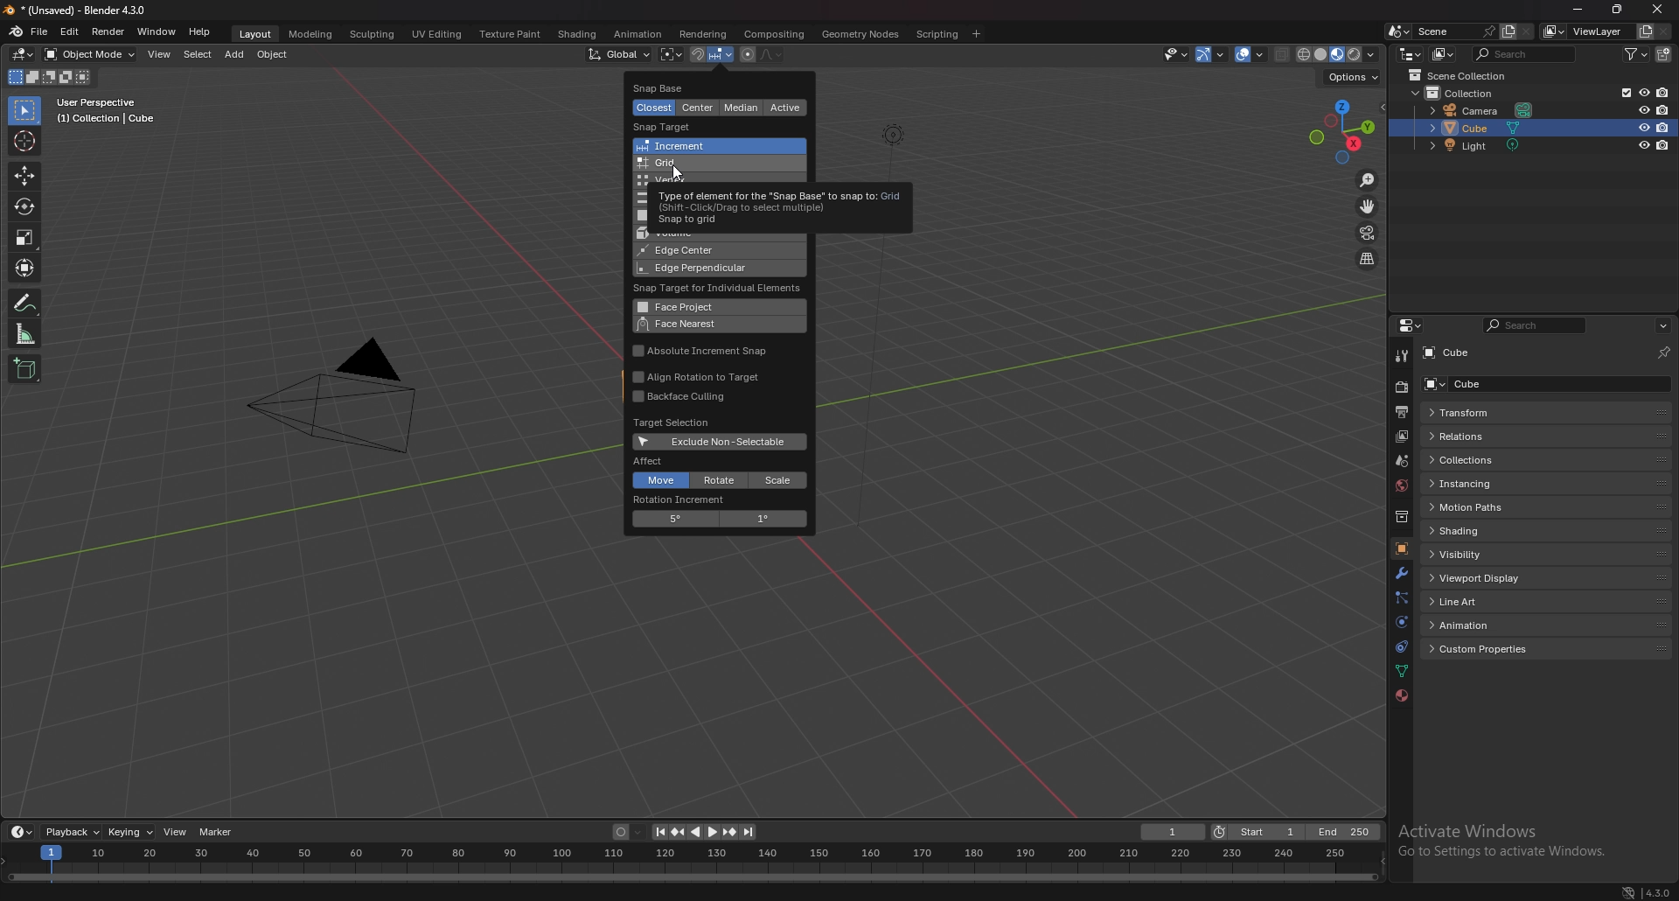  Describe the element at coordinates (1508, 31) in the screenshot. I see `add scene` at that location.